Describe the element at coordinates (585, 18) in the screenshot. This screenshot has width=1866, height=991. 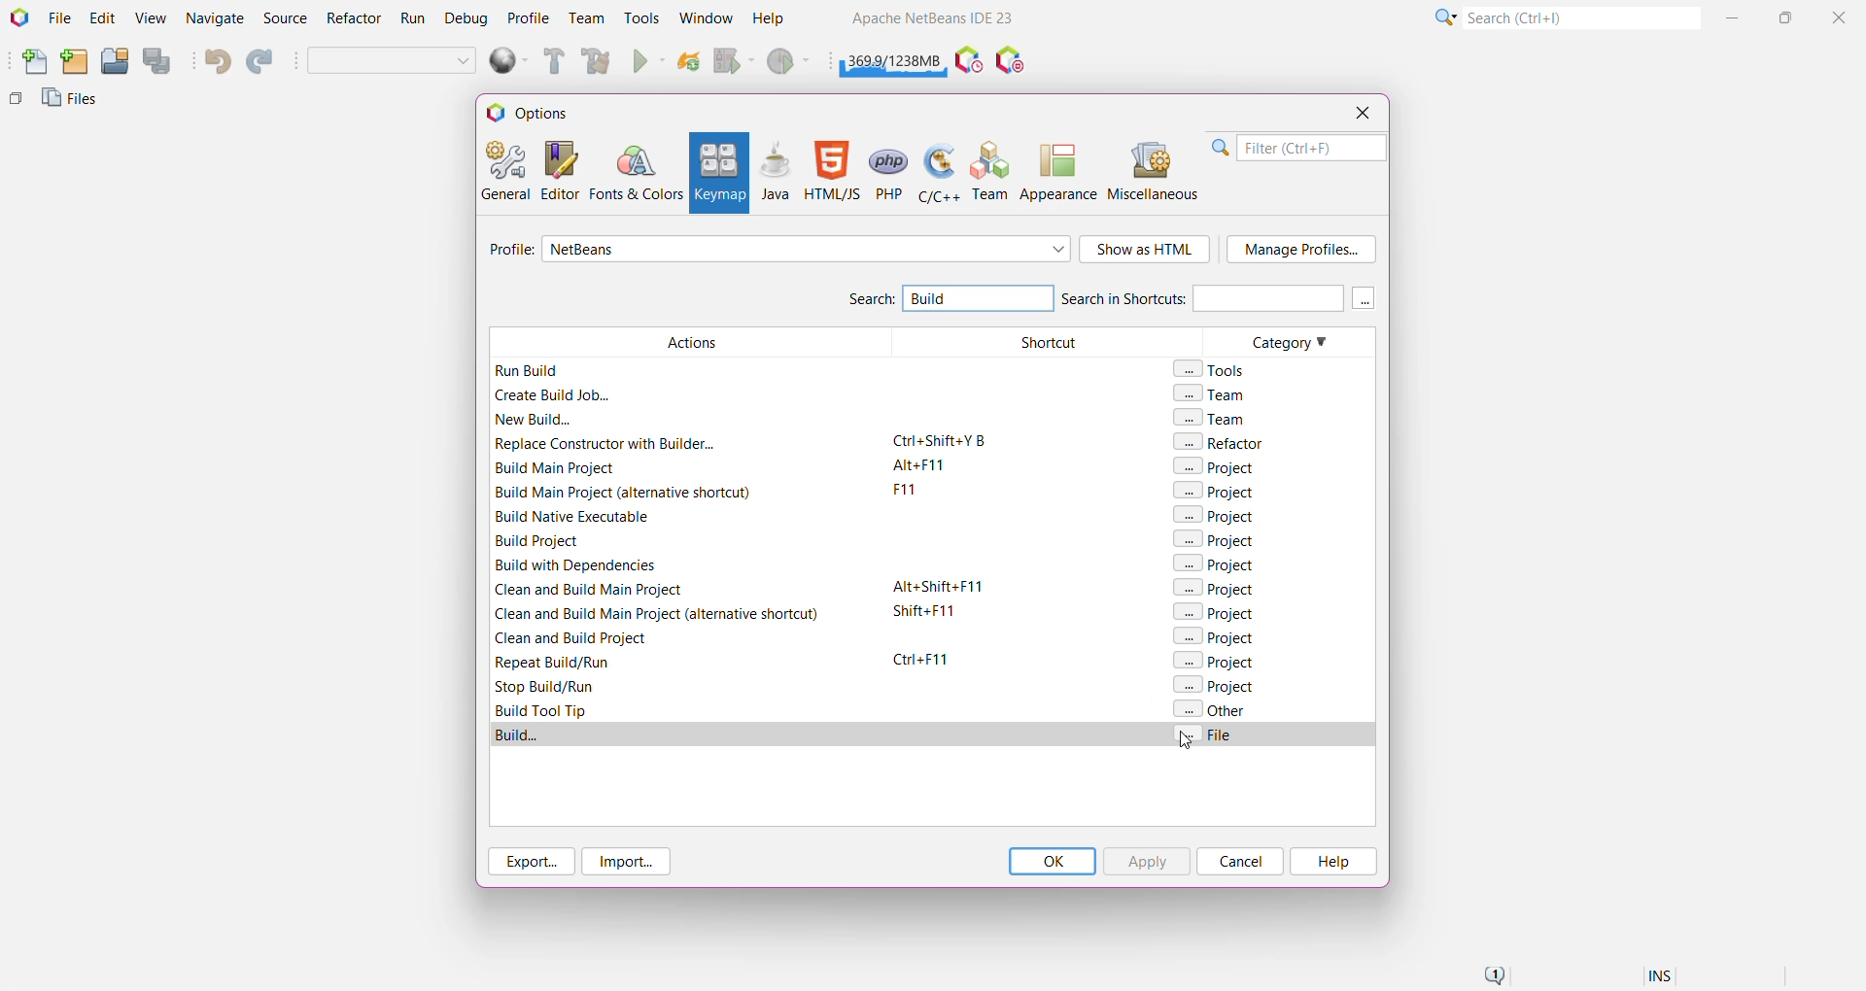
I see `Team` at that location.